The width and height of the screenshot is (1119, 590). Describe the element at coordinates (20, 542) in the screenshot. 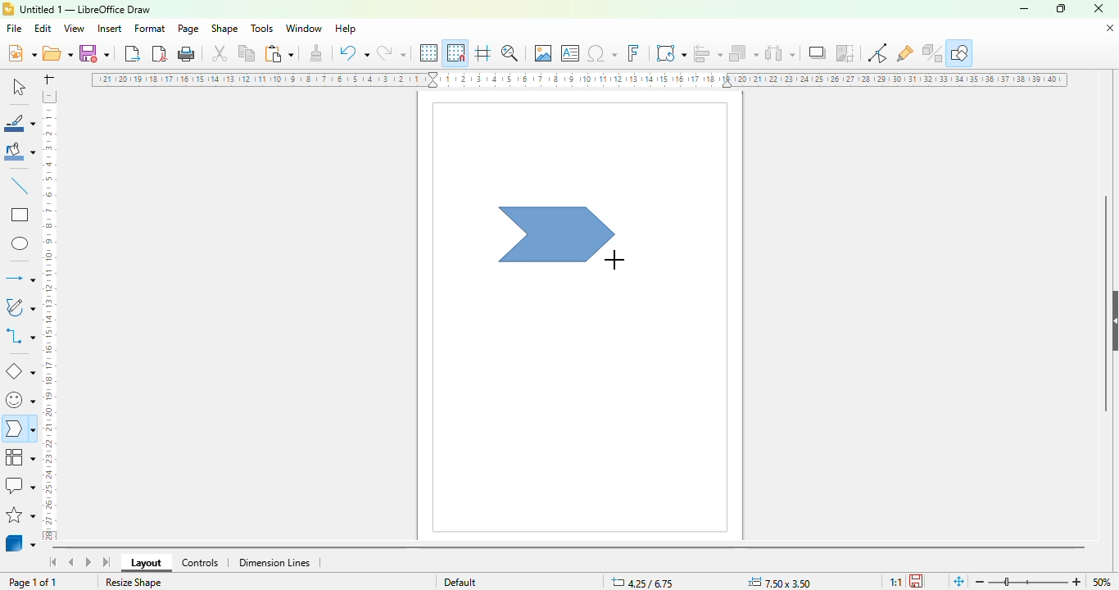

I see `3D objects` at that location.